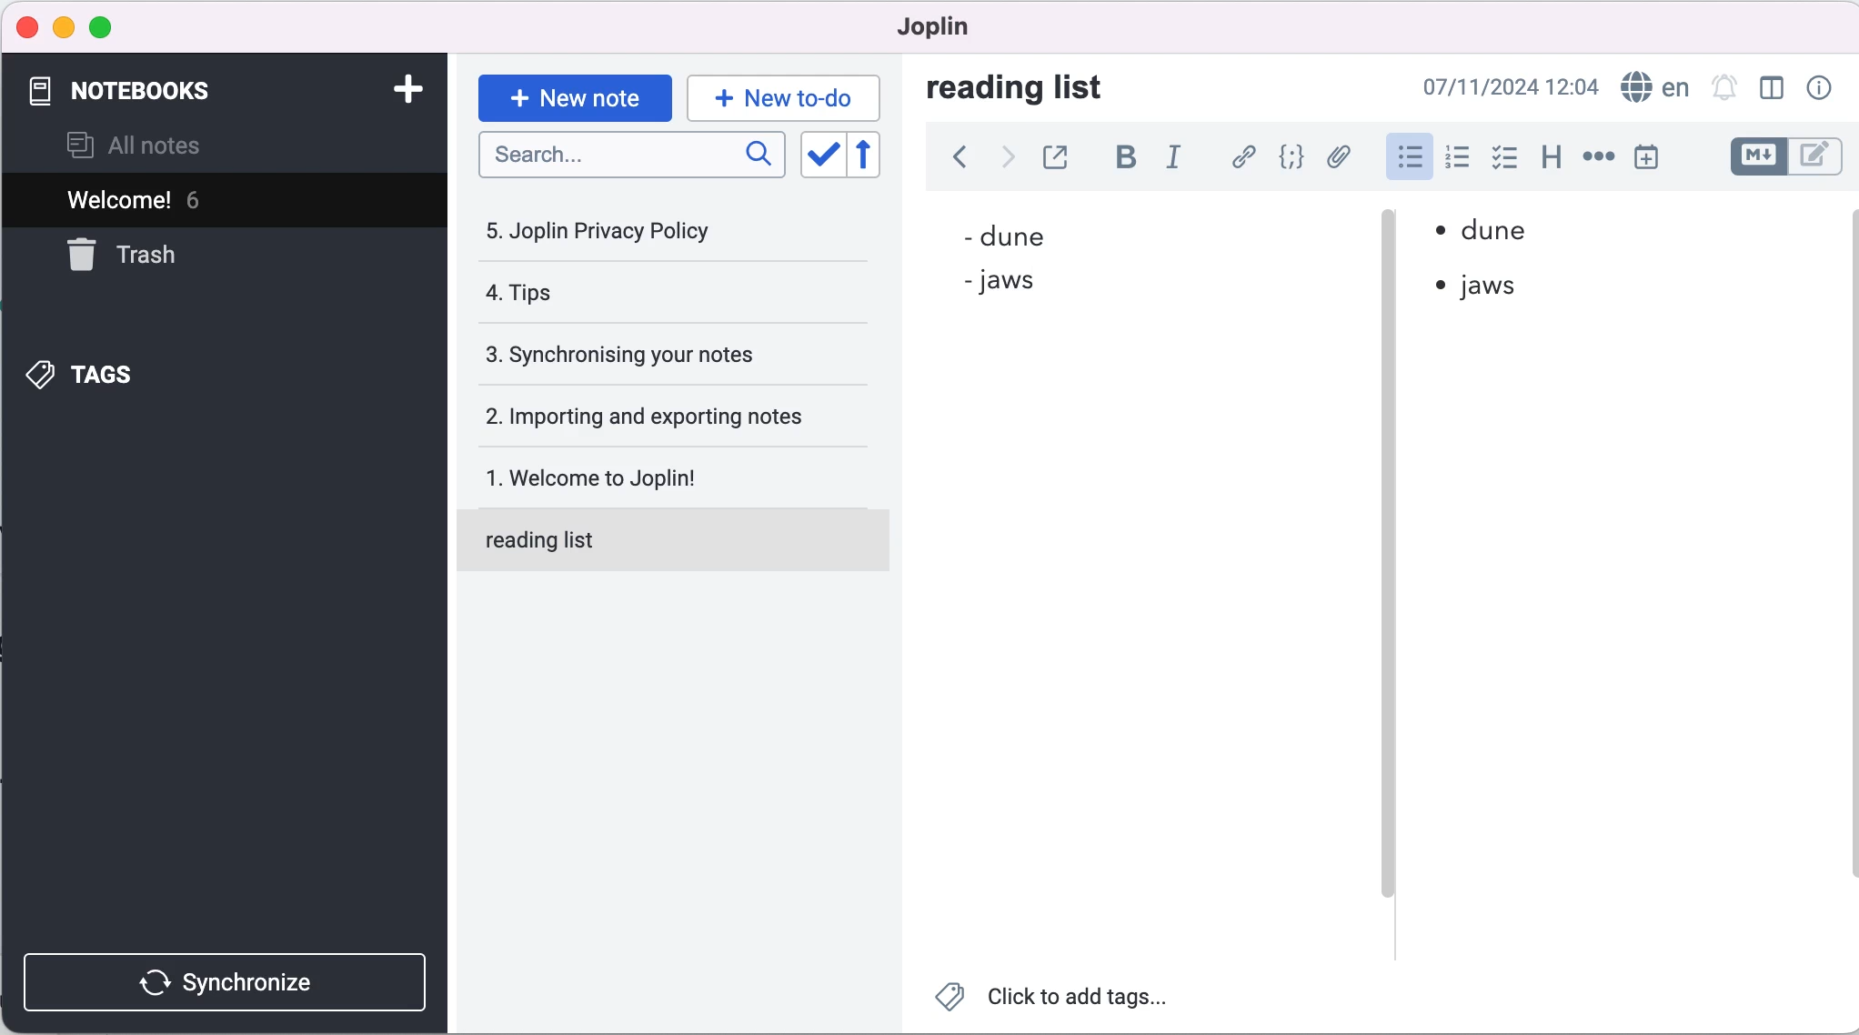 The width and height of the screenshot is (1859, 1035). What do you see at coordinates (674, 417) in the screenshot?
I see `importing and exporting notes` at bounding box center [674, 417].